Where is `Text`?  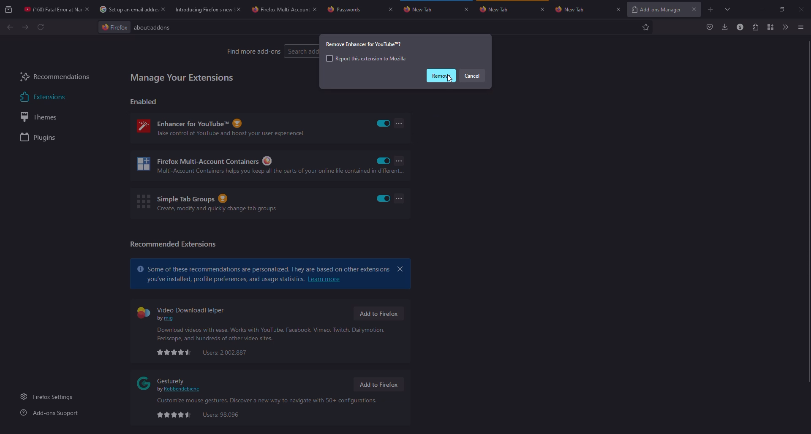 Text is located at coordinates (224, 279).